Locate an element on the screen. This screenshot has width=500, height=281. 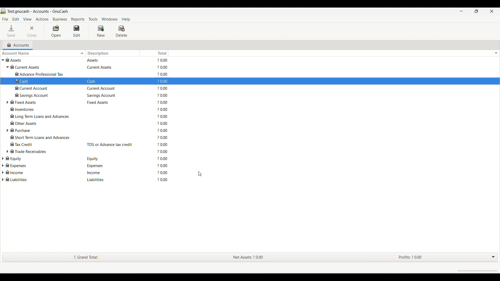
Respective inputs is located at coordinates (111, 121).